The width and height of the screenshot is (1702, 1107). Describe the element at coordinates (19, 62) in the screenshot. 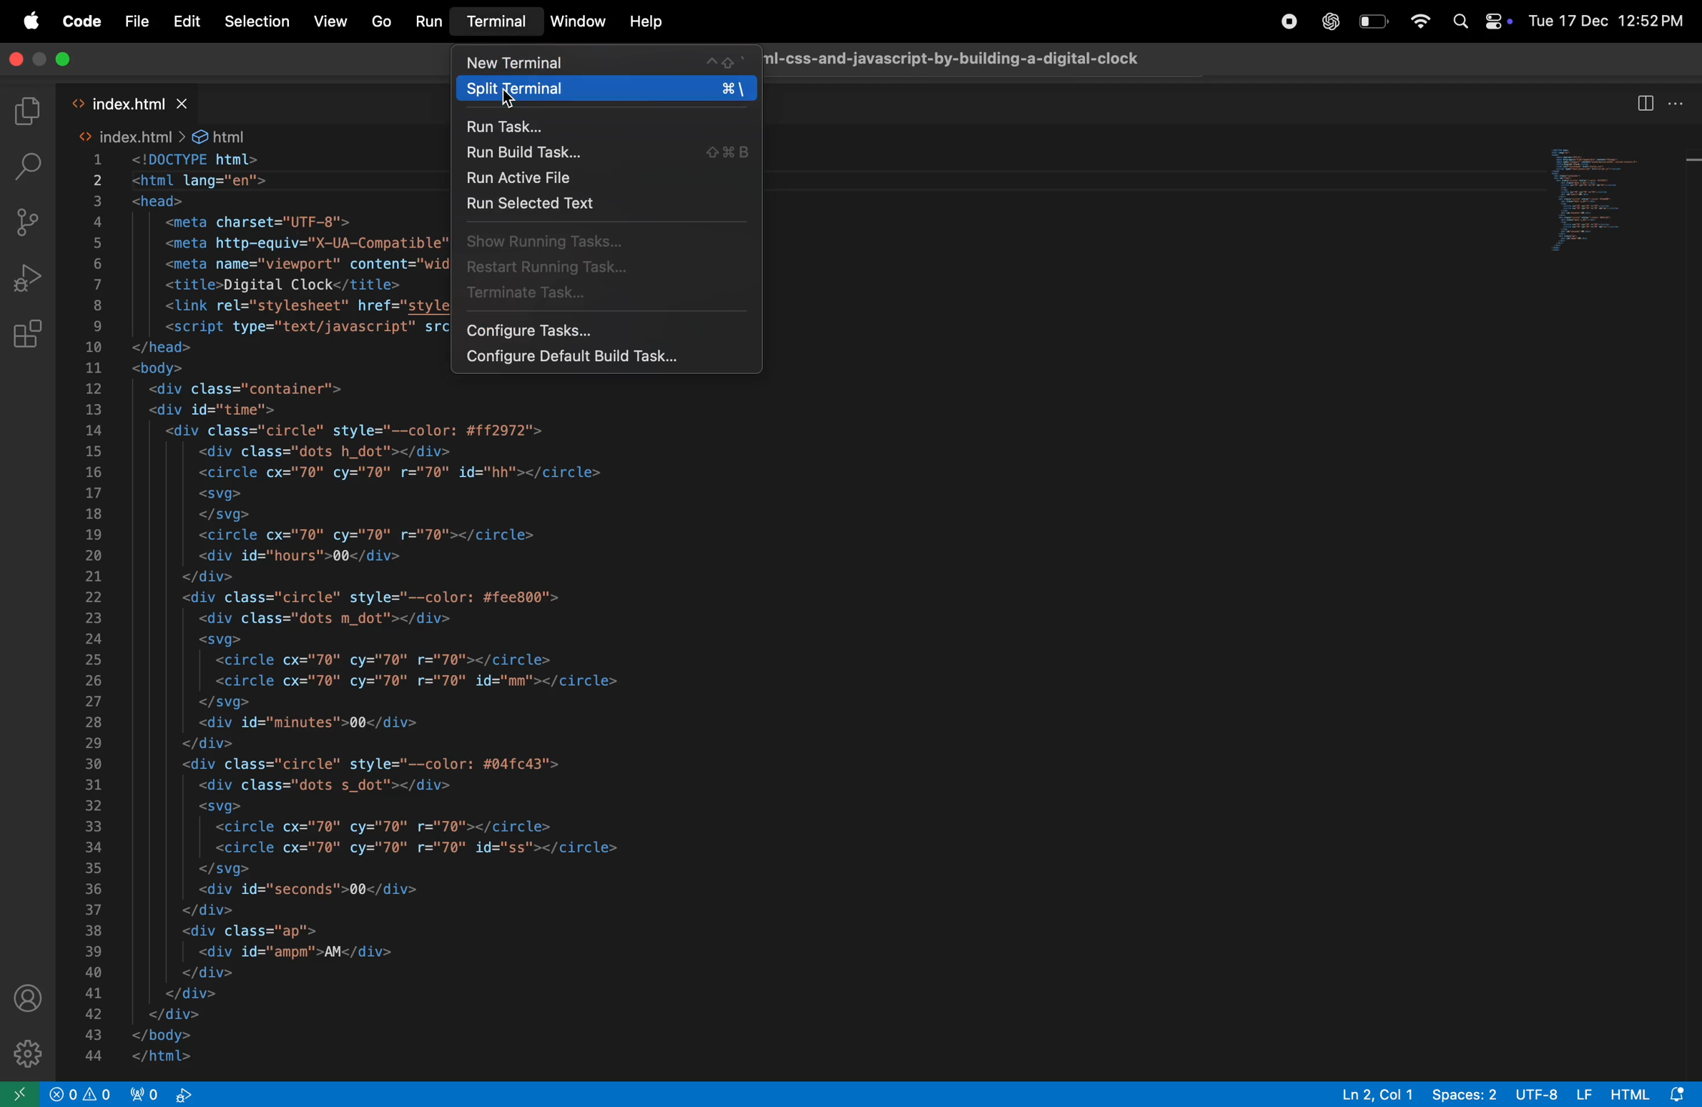

I see `close` at that location.